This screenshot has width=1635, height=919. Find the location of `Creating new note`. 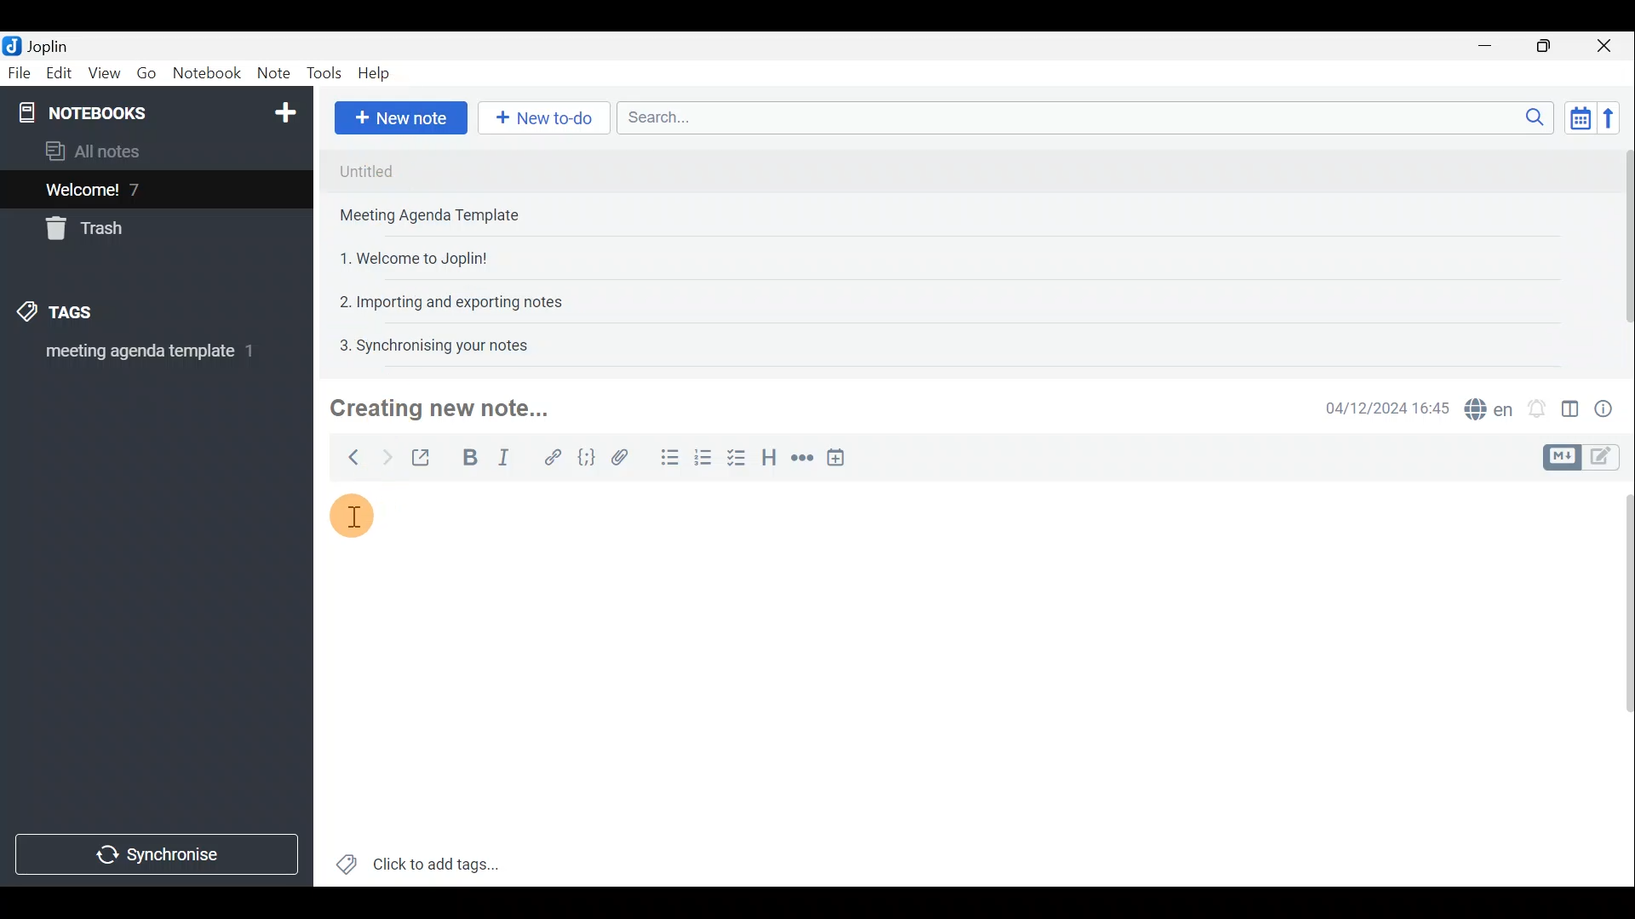

Creating new note is located at coordinates (440, 409).